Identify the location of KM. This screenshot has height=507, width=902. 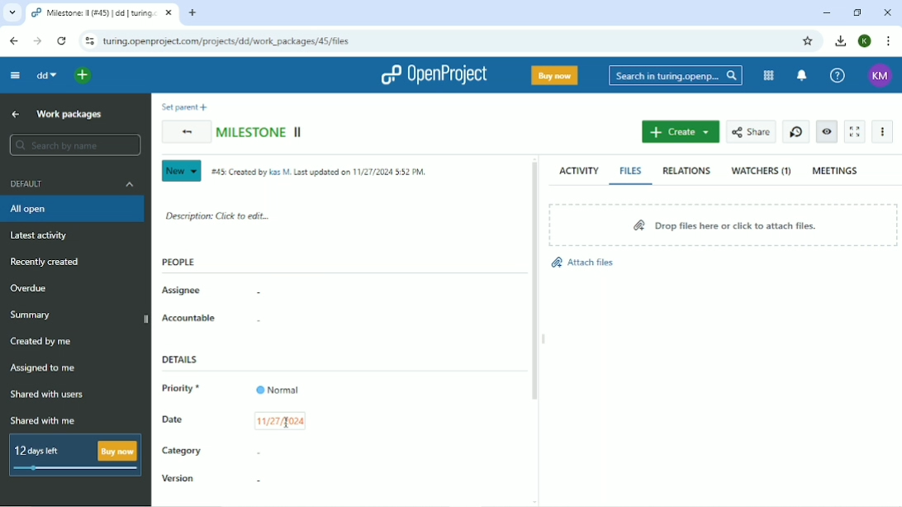
(881, 75).